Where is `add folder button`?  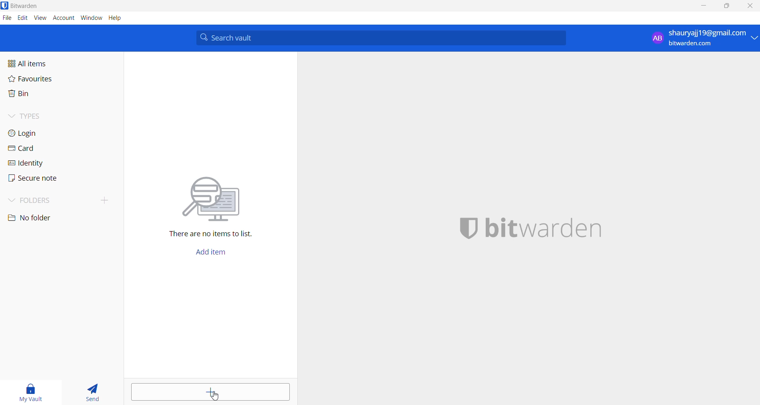 add folder button is located at coordinates (105, 200).